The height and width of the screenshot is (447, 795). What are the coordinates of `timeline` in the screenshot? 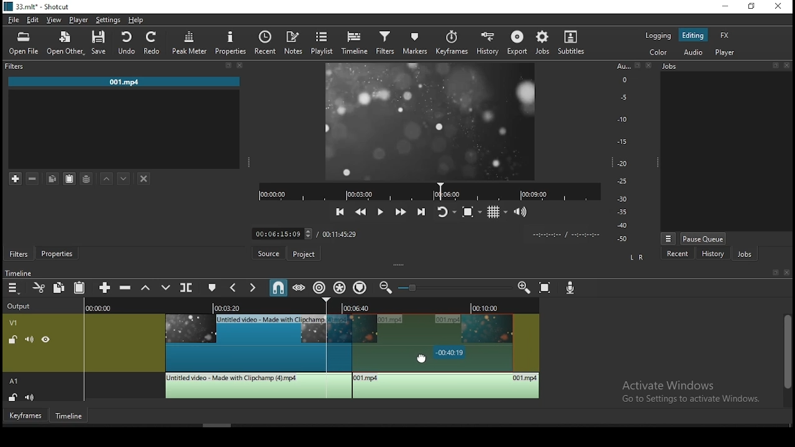 It's located at (357, 43).